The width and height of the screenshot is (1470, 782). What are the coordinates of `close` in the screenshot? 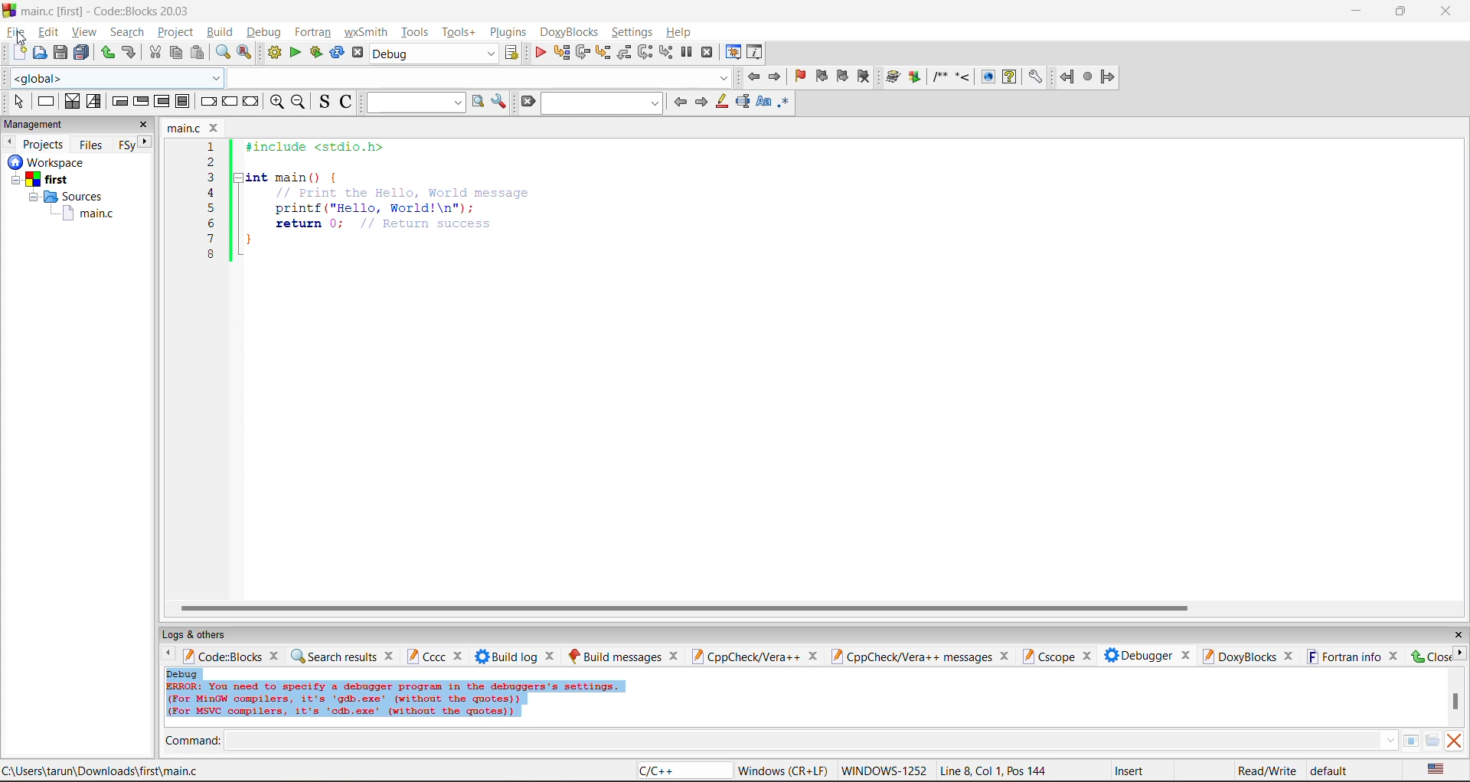 It's located at (1289, 657).